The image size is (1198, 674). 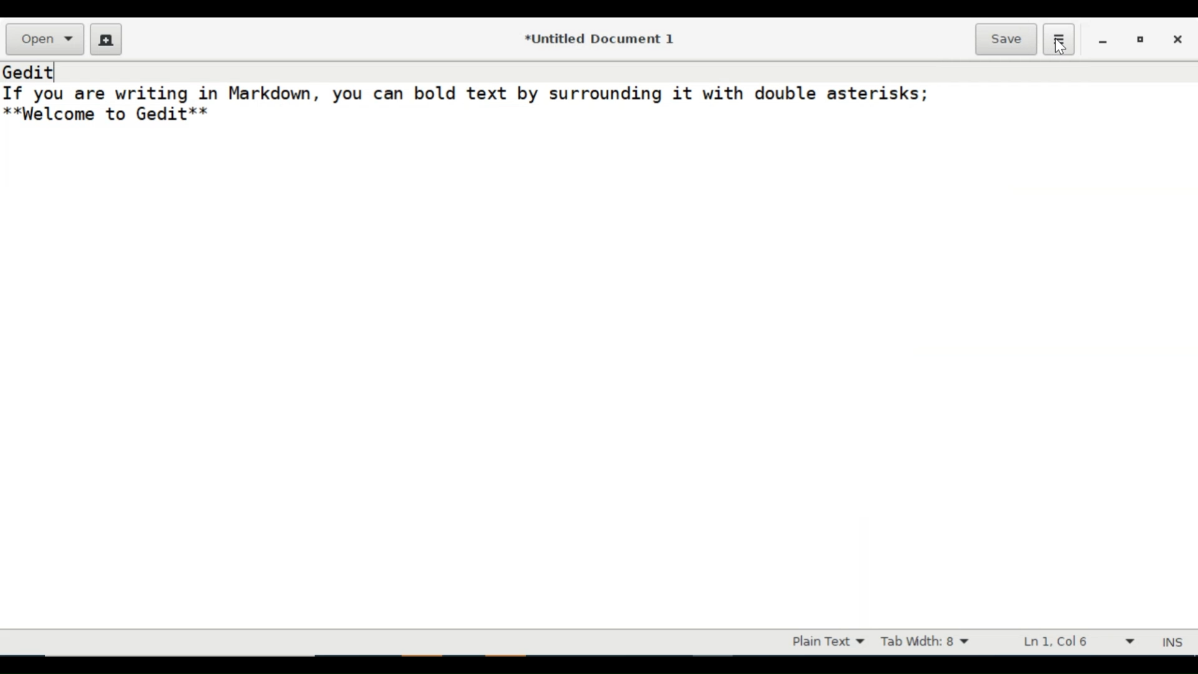 I want to click on minimize, so click(x=1106, y=39).